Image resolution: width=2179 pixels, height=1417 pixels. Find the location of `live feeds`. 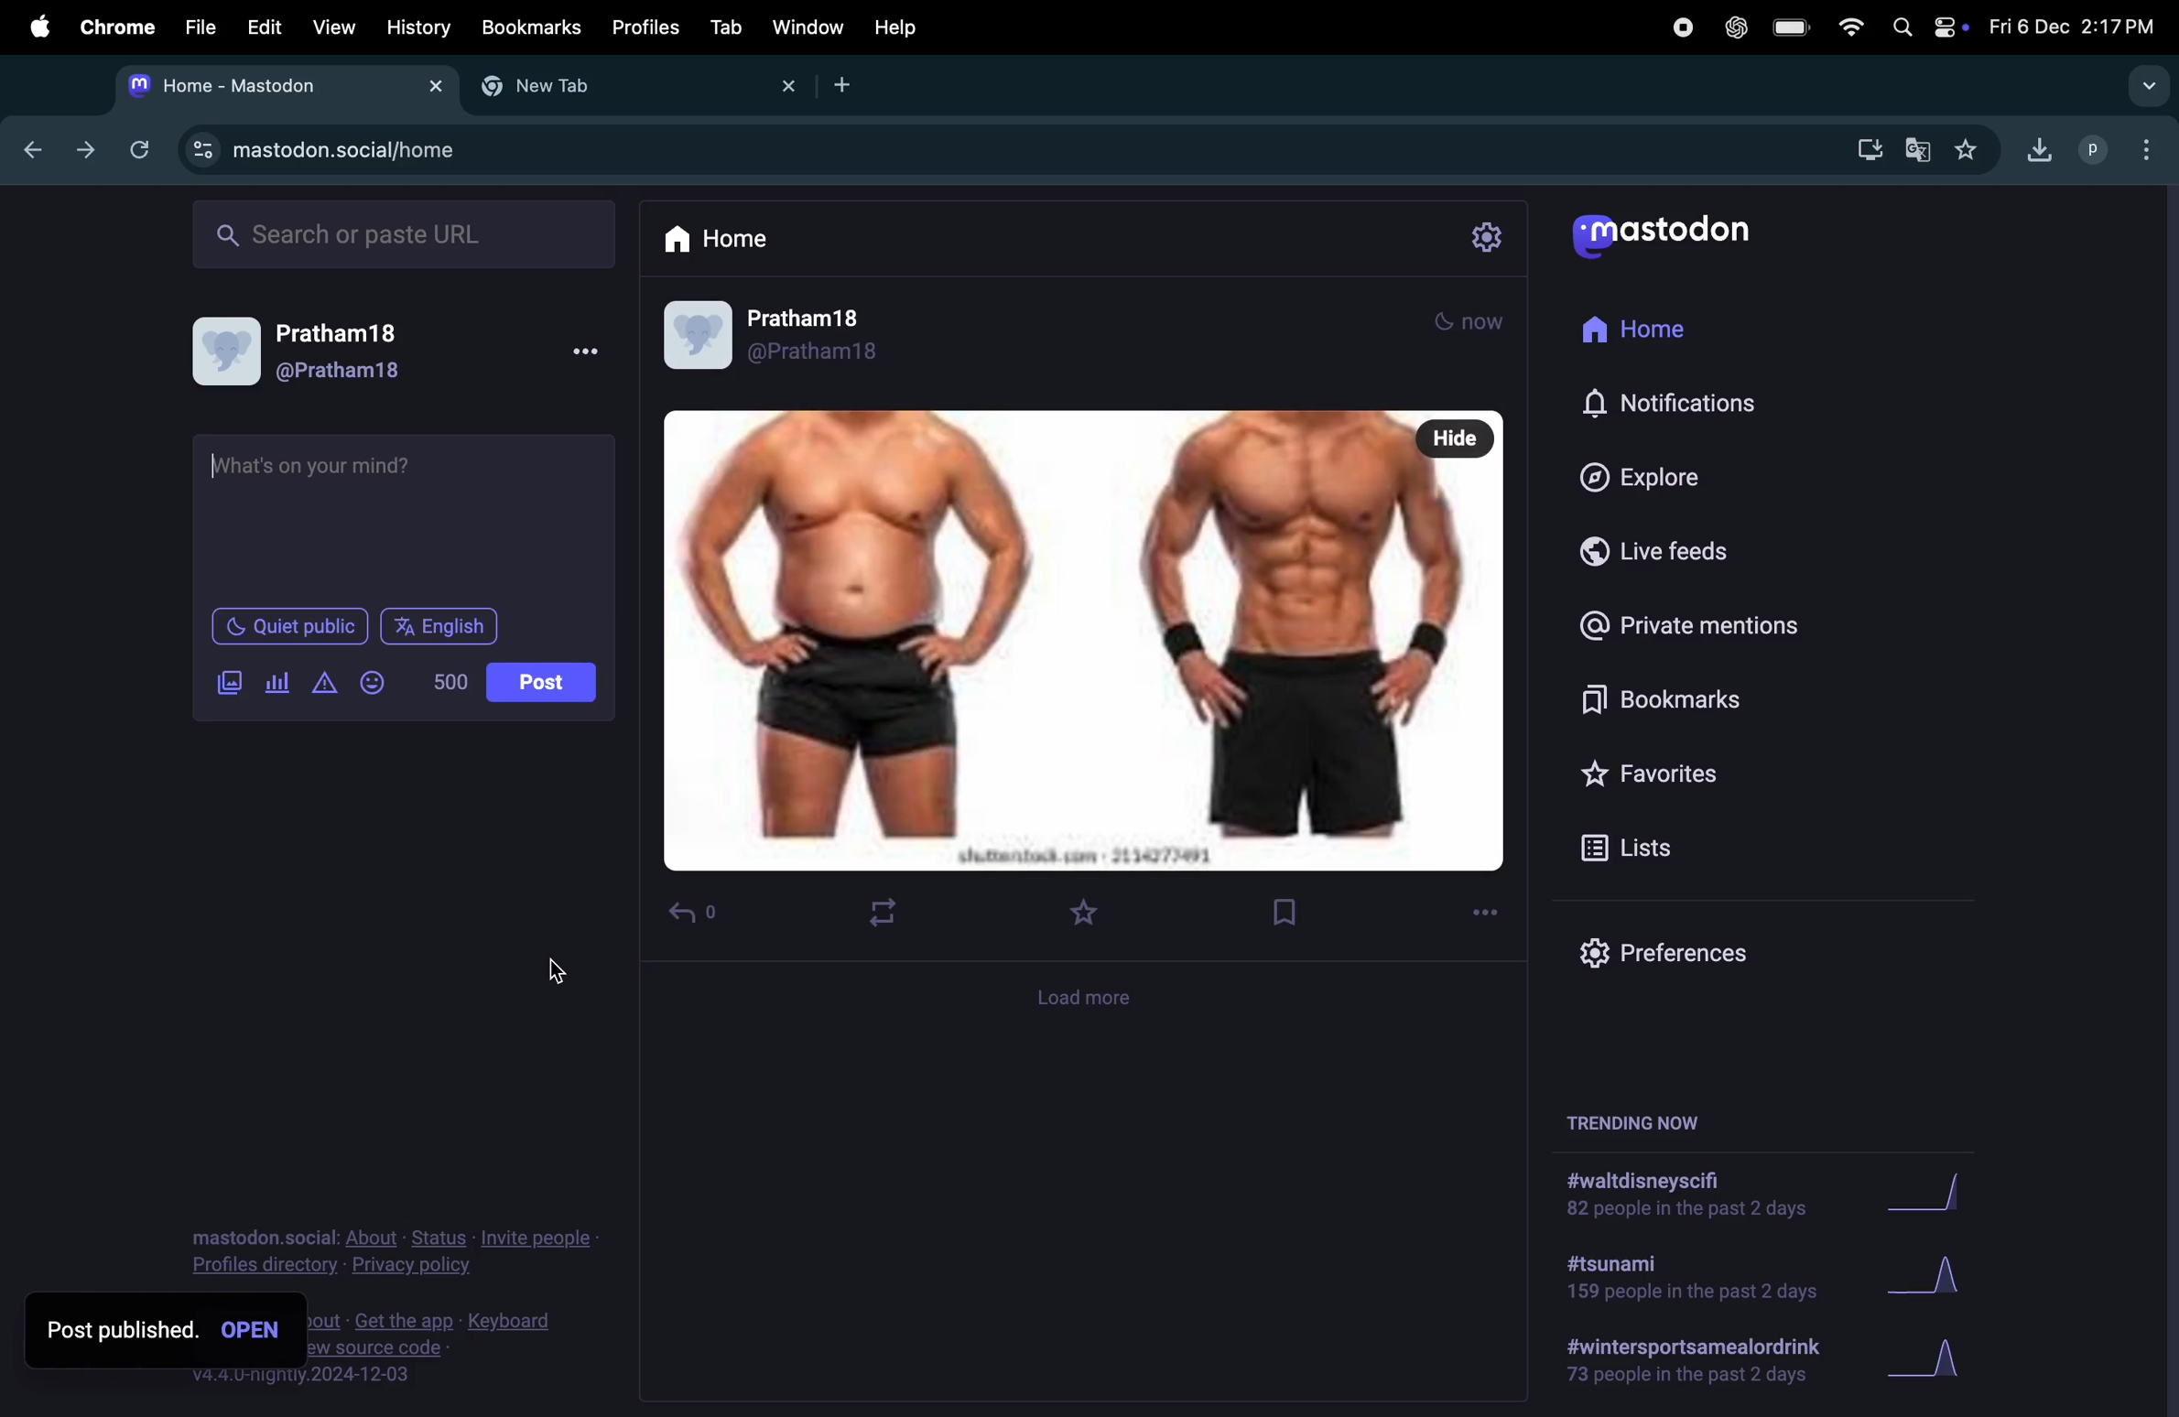

live feeds is located at coordinates (1672, 557).